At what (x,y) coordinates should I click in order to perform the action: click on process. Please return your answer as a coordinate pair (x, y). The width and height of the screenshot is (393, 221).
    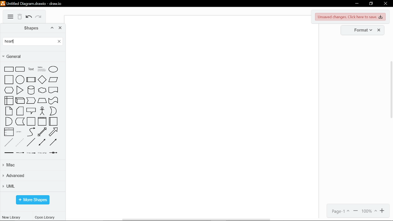
    Looking at the image, I should click on (31, 80).